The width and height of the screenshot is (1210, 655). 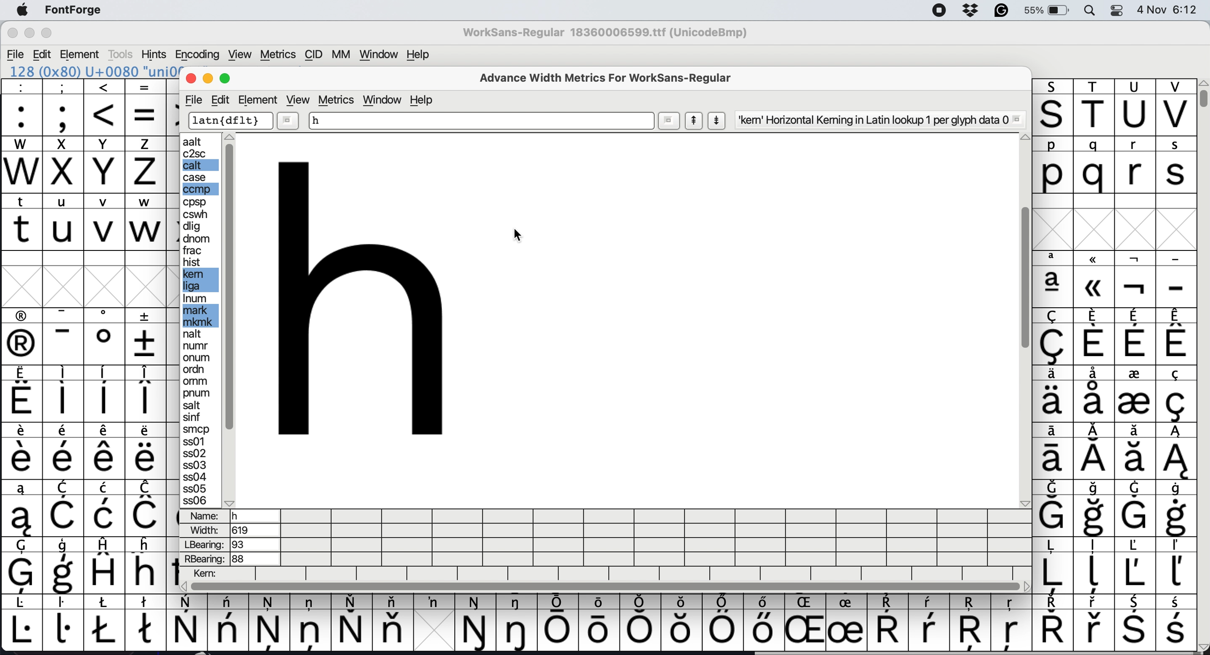 I want to click on uppercase letters, so click(x=89, y=172).